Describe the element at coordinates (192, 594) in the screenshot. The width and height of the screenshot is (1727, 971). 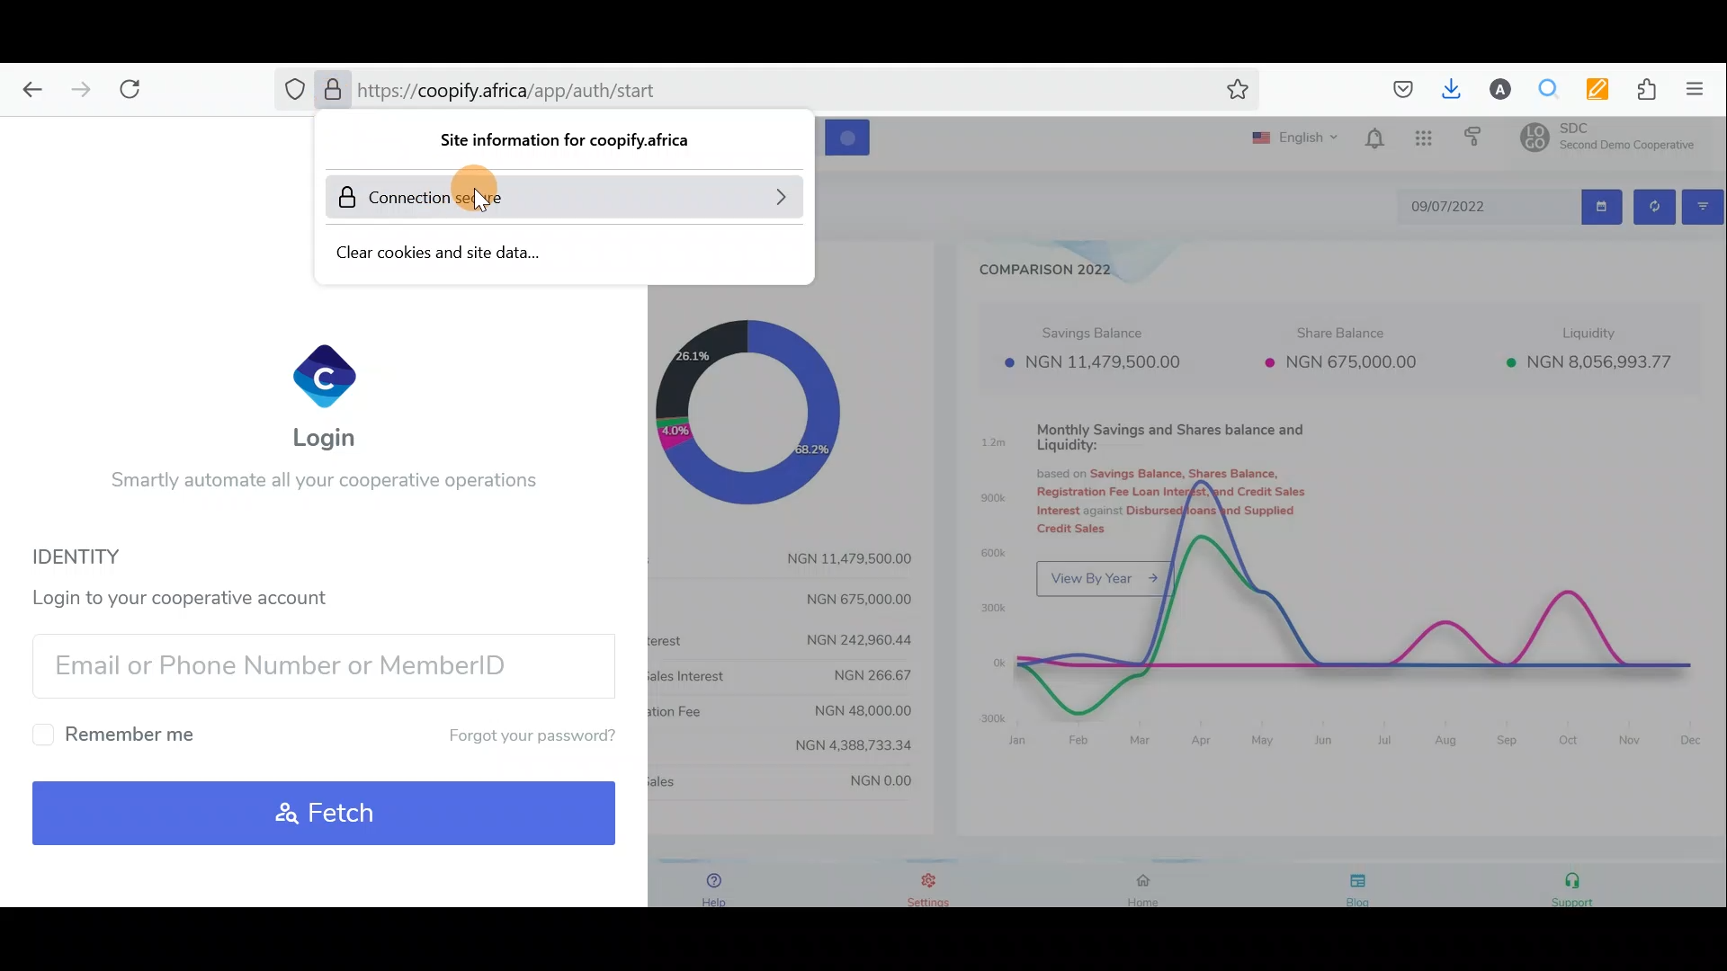
I see `Login to your cooperative account` at that location.